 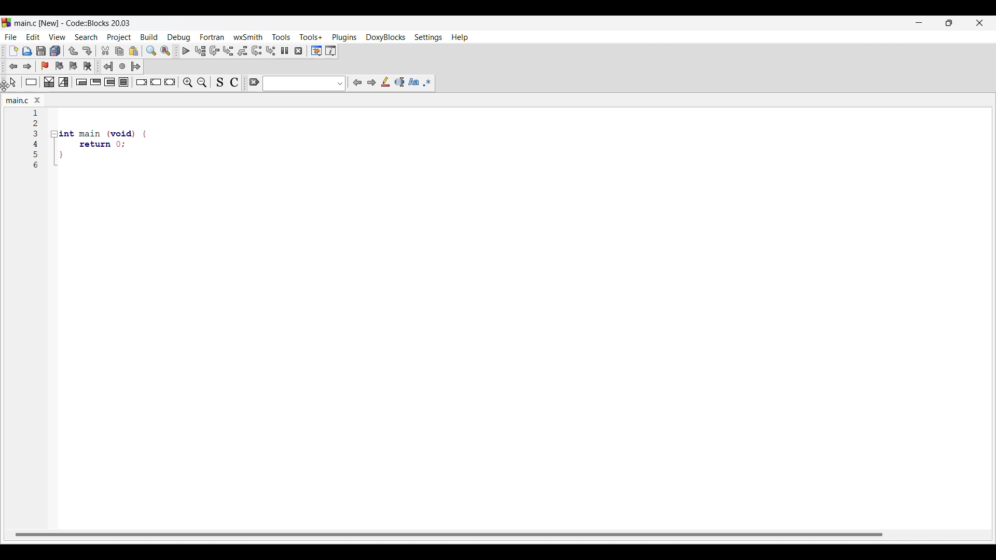 What do you see at coordinates (13, 66) in the screenshot?
I see `Toggle back` at bounding box center [13, 66].